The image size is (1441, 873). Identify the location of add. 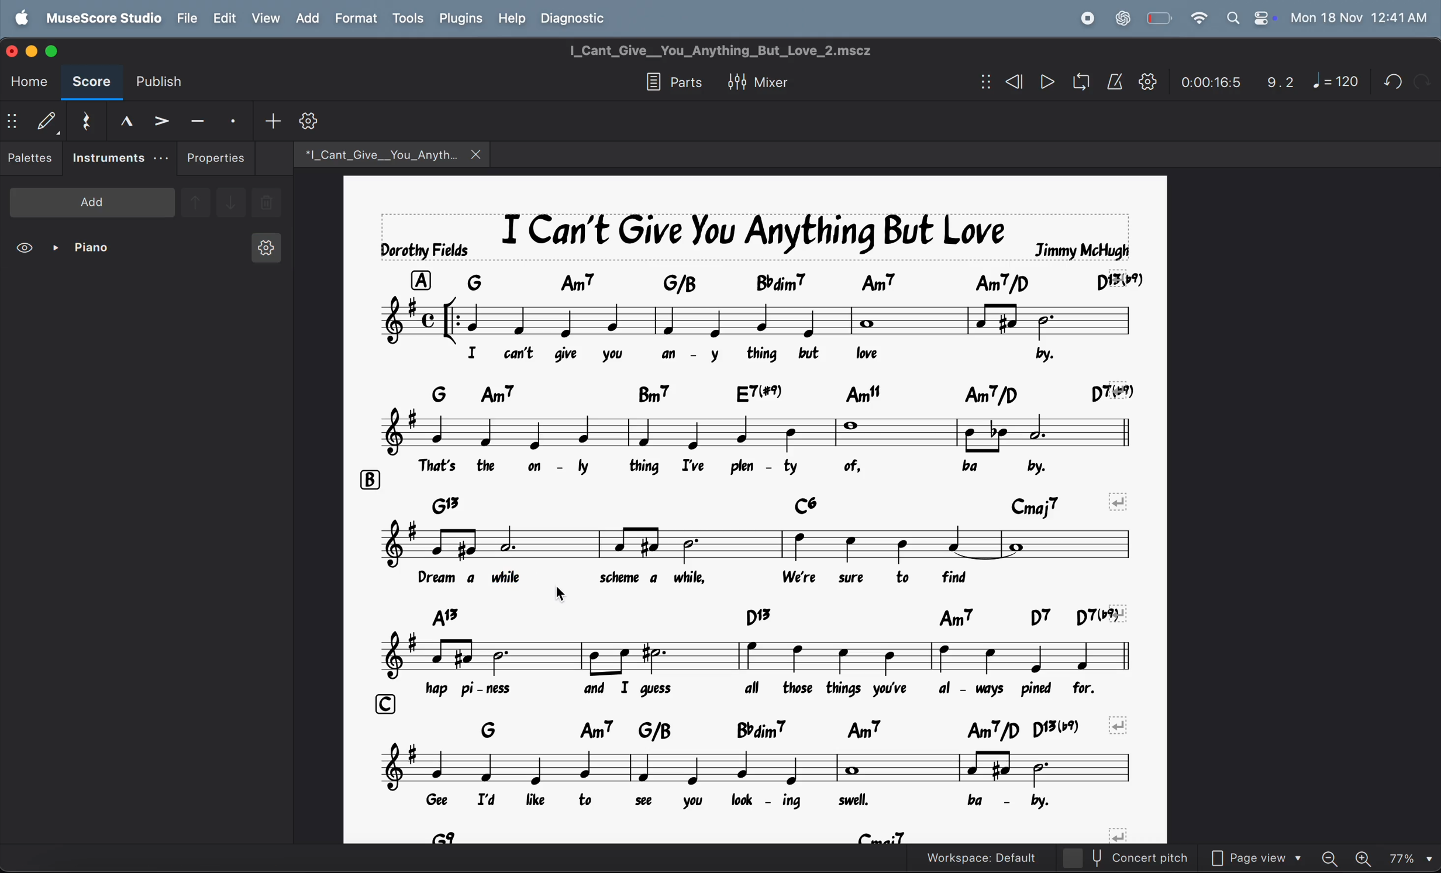
(271, 120).